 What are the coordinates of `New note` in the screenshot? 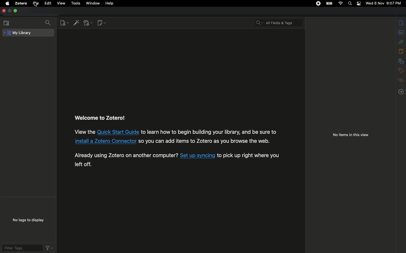 It's located at (101, 23).